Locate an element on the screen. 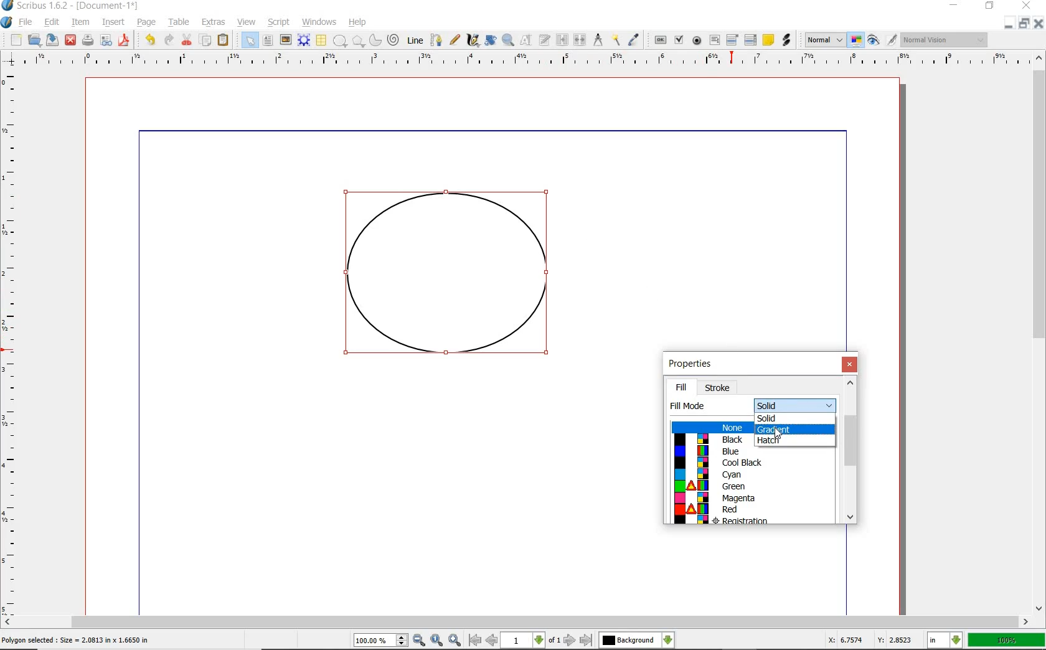 This screenshot has height=650, width=1046. BEZIER CURVE is located at coordinates (436, 40).